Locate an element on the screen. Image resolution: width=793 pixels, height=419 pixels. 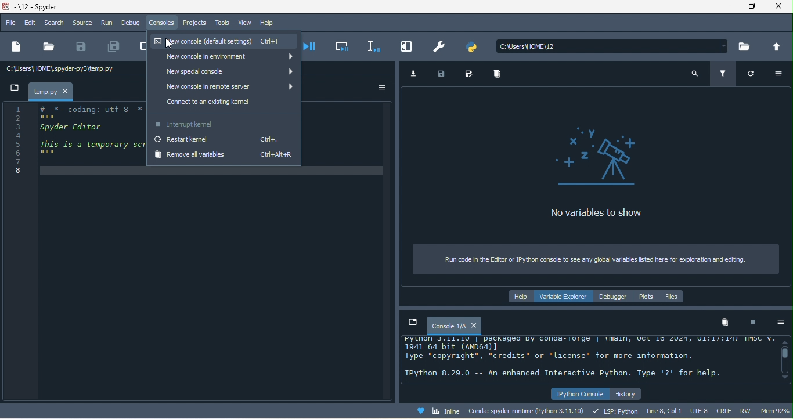
source is located at coordinates (82, 23).